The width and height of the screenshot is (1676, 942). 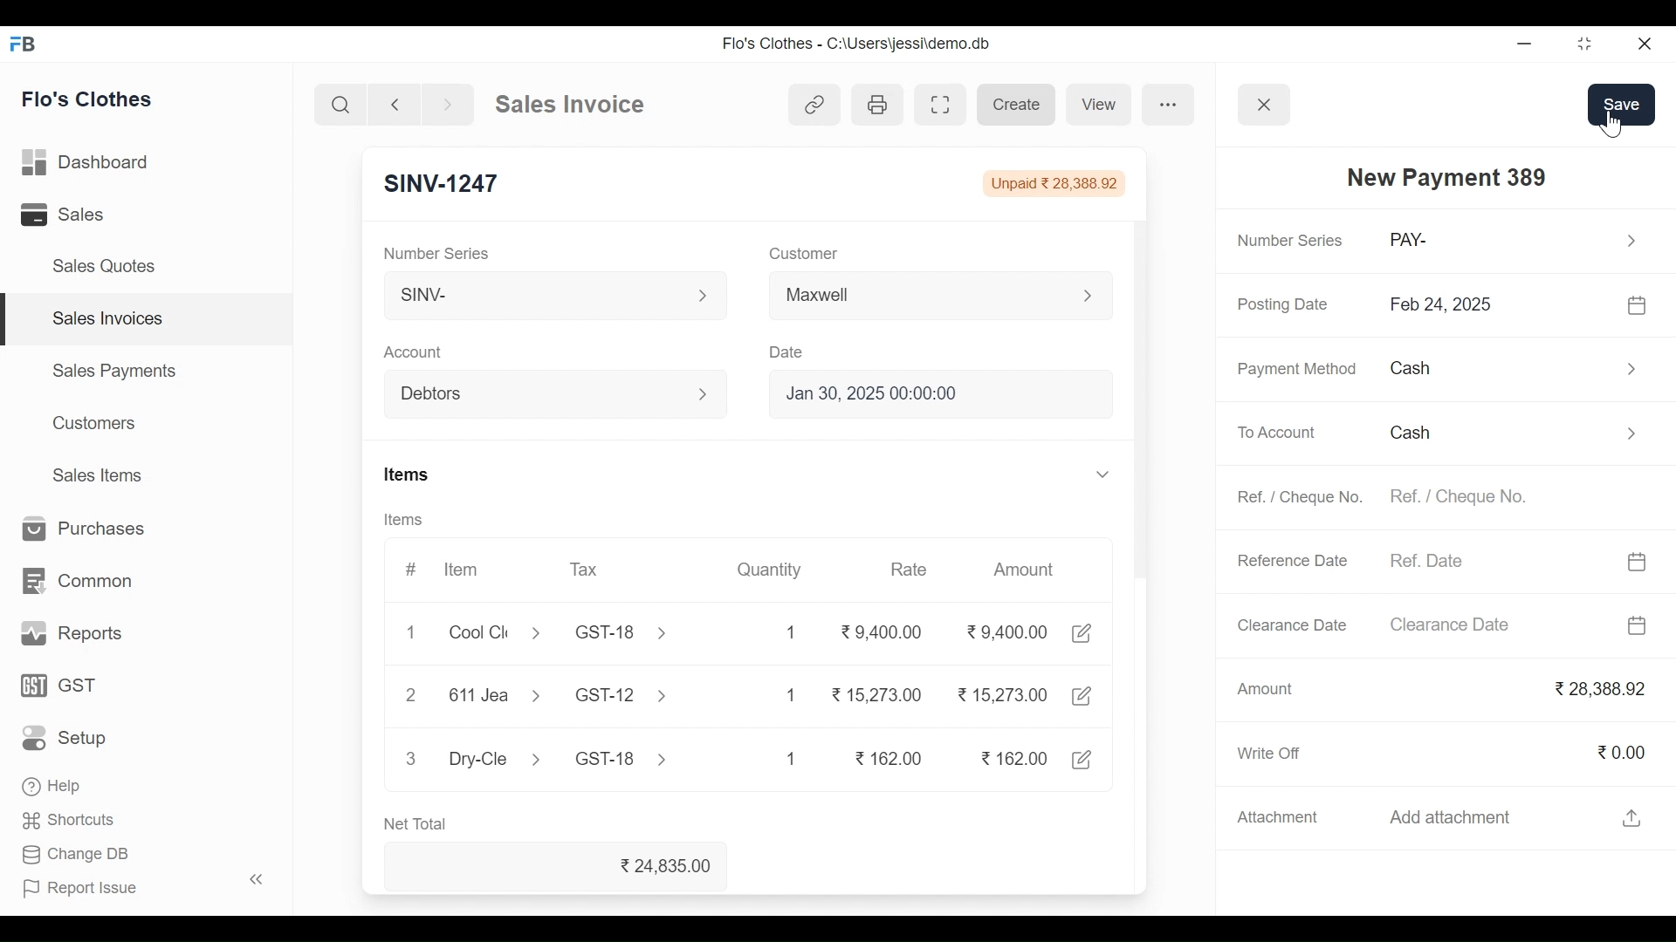 What do you see at coordinates (1028, 568) in the screenshot?
I see `Amount` at bounding box center [1028, 568].